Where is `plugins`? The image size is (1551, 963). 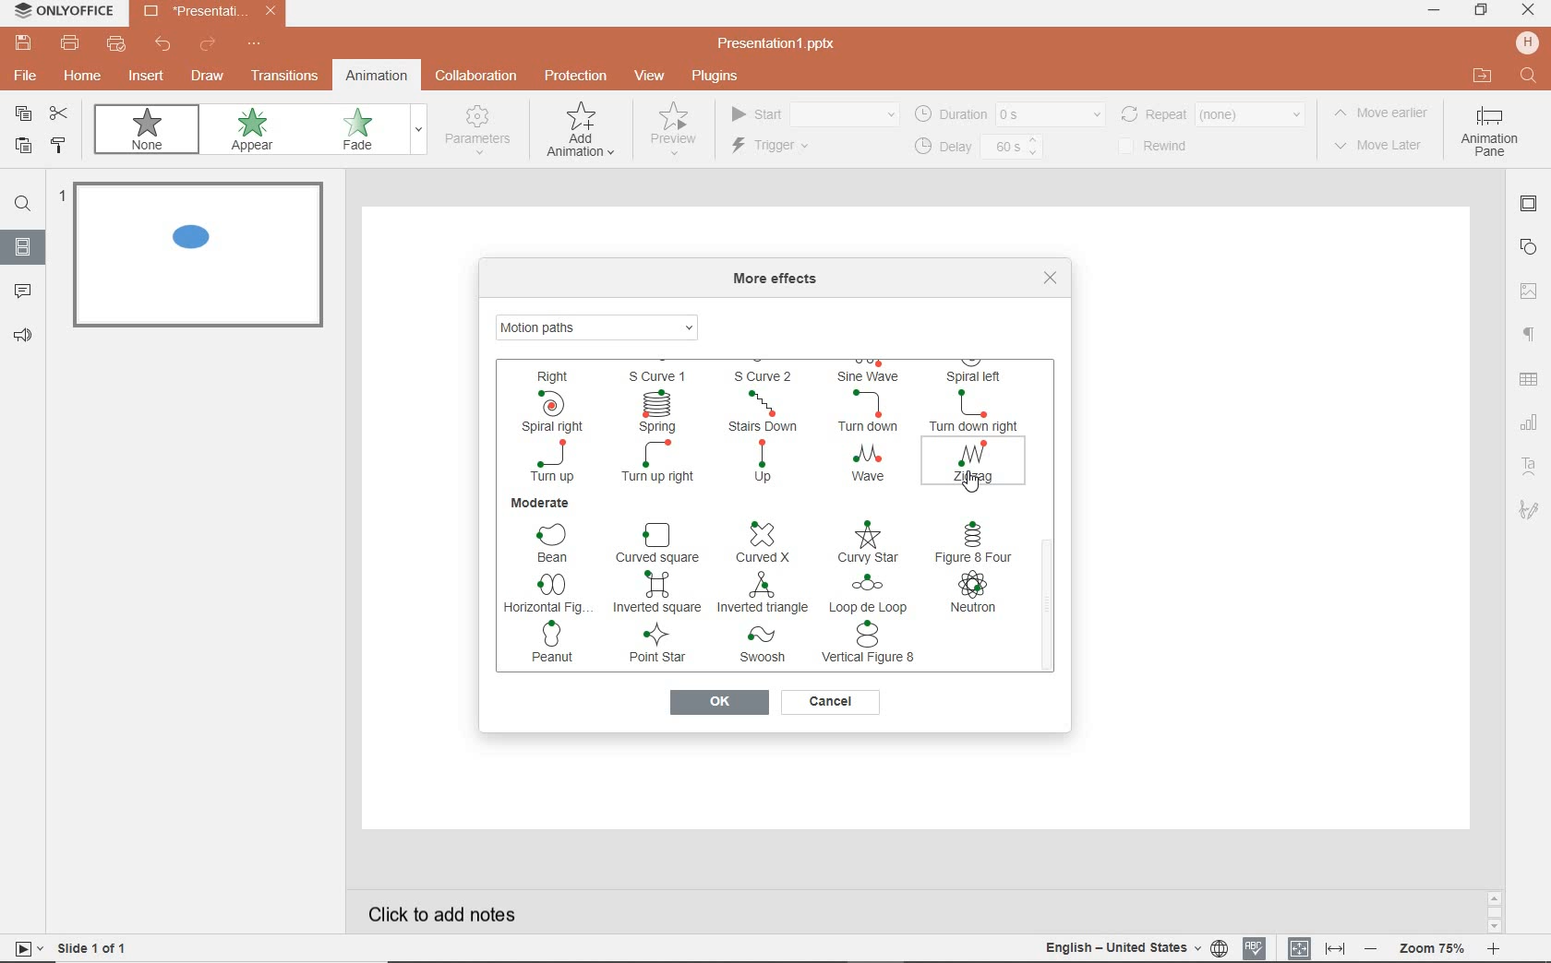
plugins is located at coordinates (725, 77).